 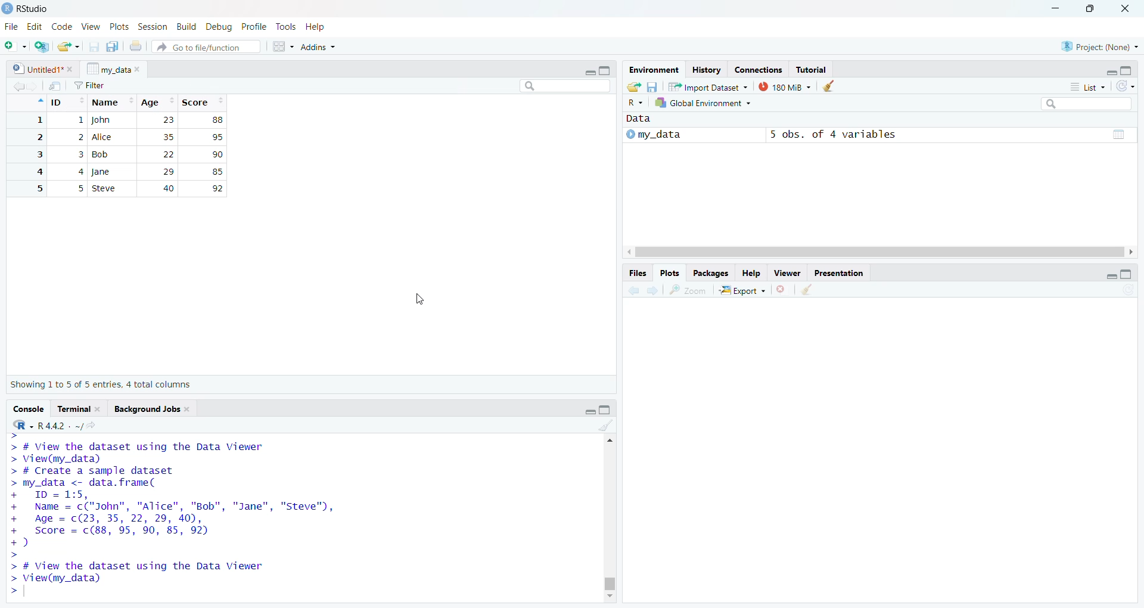 I want to click on my_data, so click(x=111, y=68).